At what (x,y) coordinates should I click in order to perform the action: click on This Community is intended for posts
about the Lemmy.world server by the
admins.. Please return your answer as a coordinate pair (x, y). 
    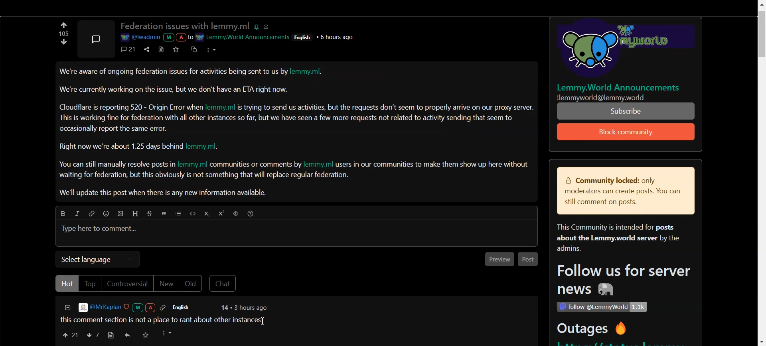
    Looking at the image, I should click on (614, 238).